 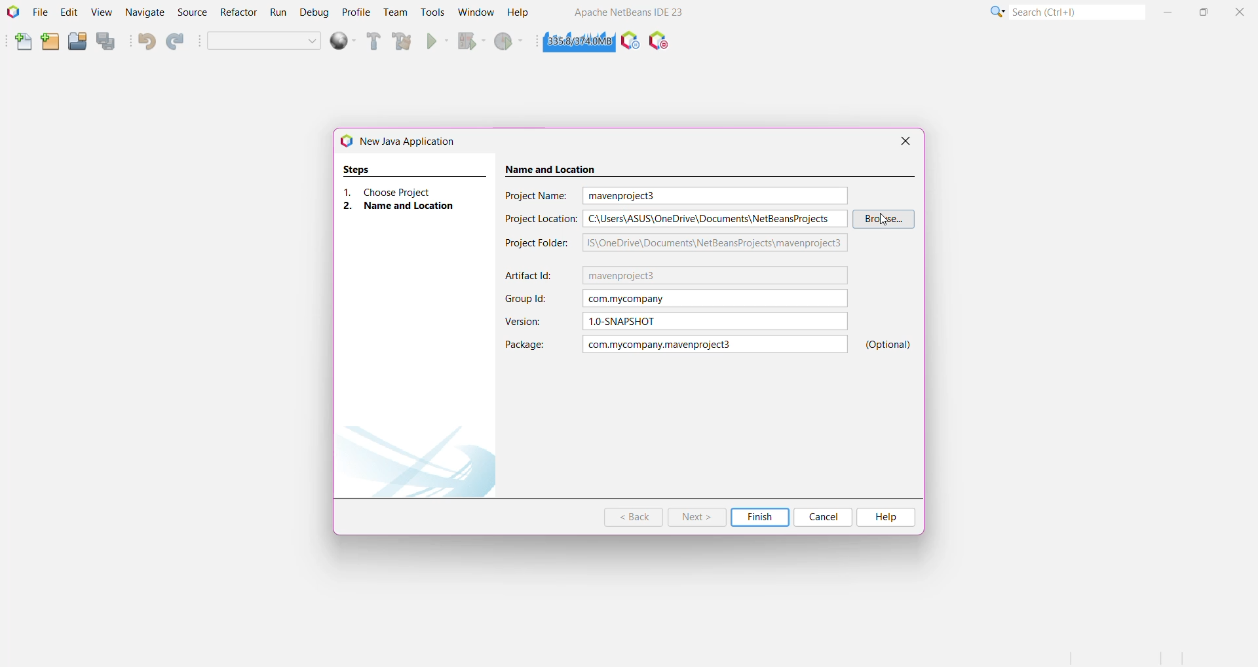 I want to click on Project Name, so click(x=715, y=345).